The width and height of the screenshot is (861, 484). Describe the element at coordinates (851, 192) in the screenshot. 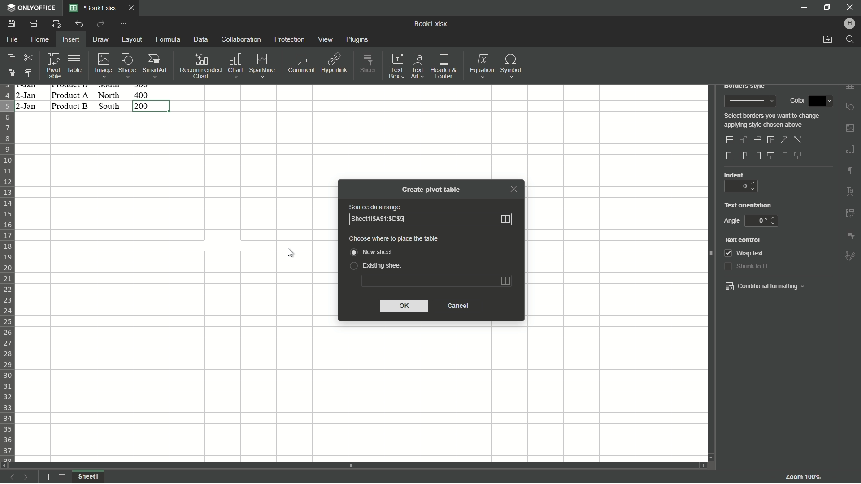

I see `text art` at that location.